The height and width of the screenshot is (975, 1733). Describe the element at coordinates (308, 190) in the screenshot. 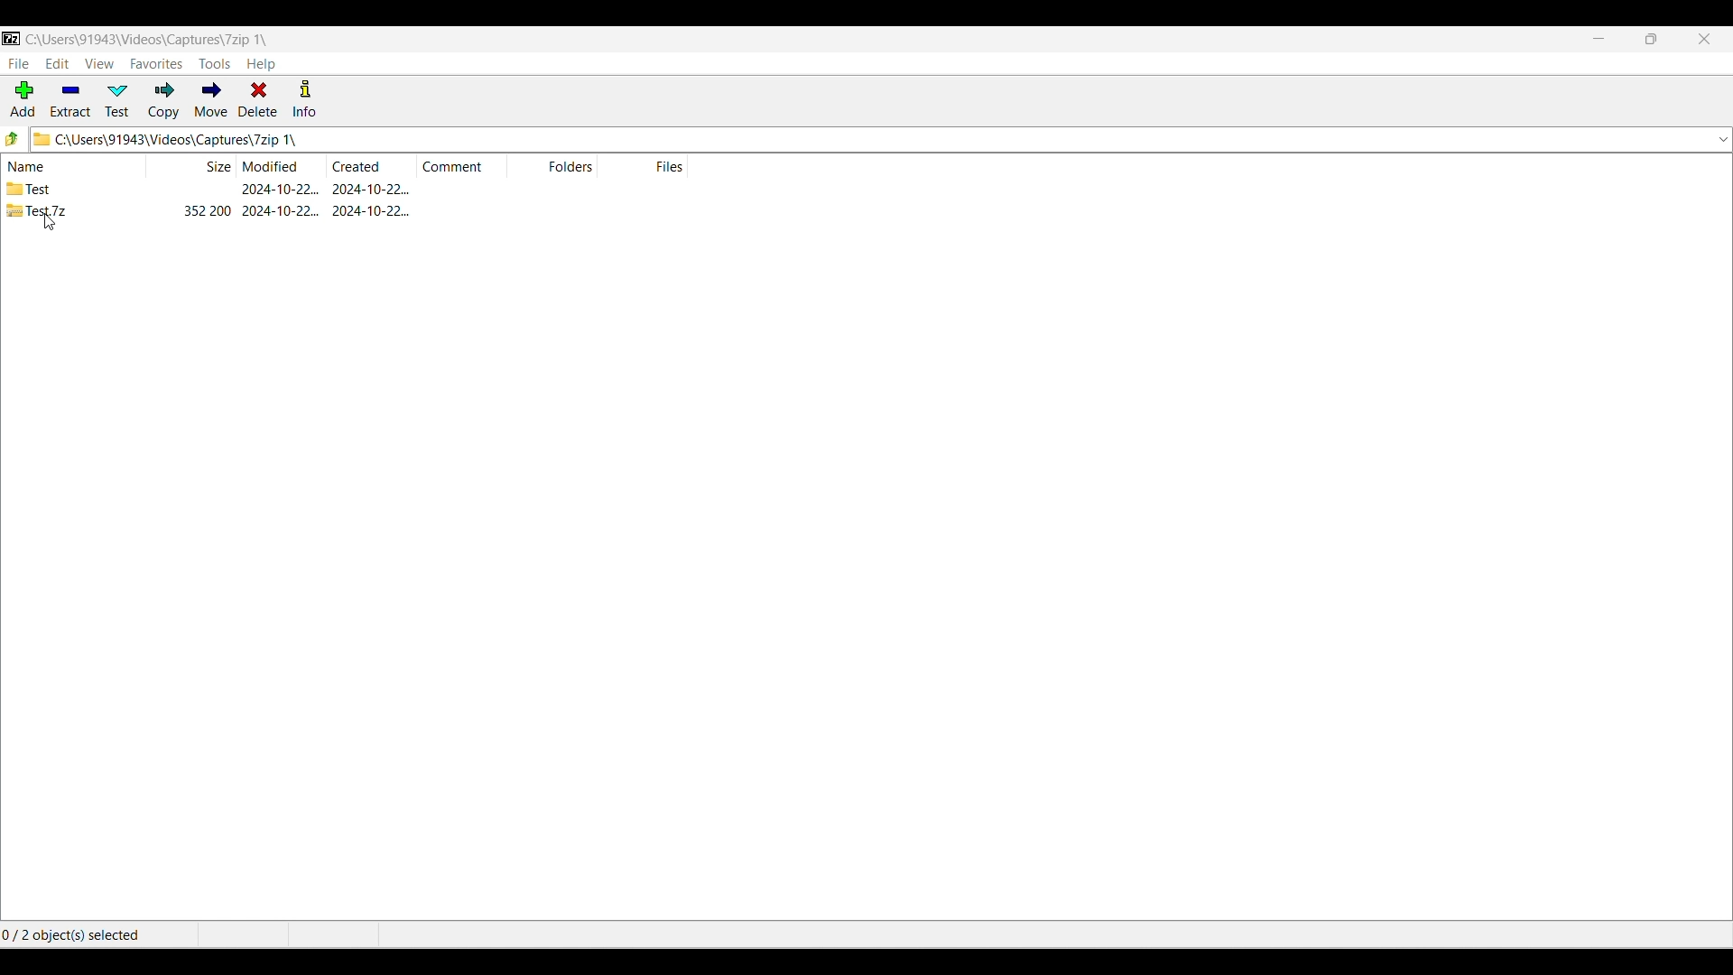

I see `2024-10-22... 2024-10-22...` at that location.